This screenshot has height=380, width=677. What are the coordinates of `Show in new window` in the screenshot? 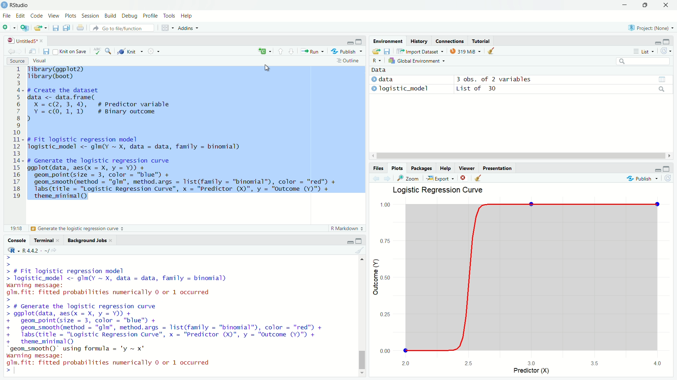 It's located at (32, 52).